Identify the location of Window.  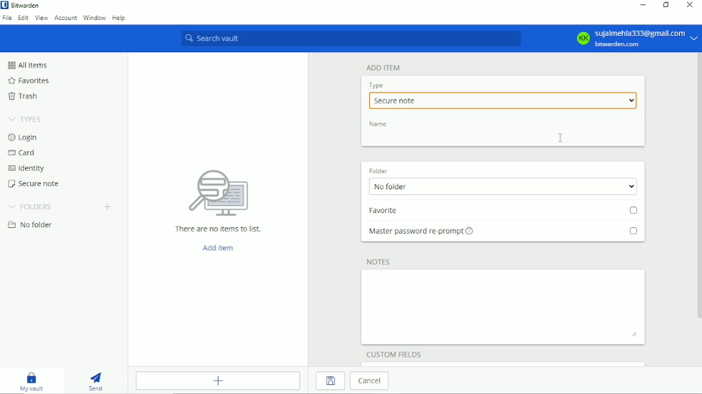
(94, 17).